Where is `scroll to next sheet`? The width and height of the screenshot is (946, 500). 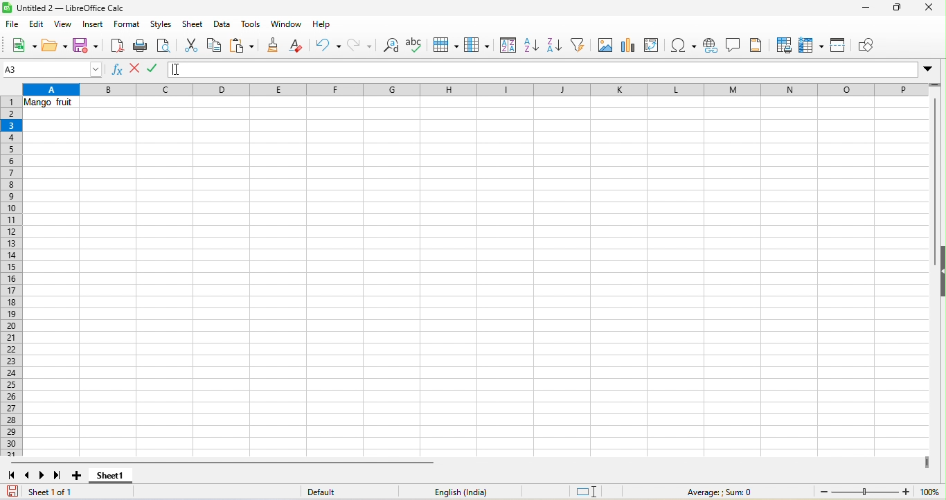
scroll to next sheet is located at coordinates (41, 476).